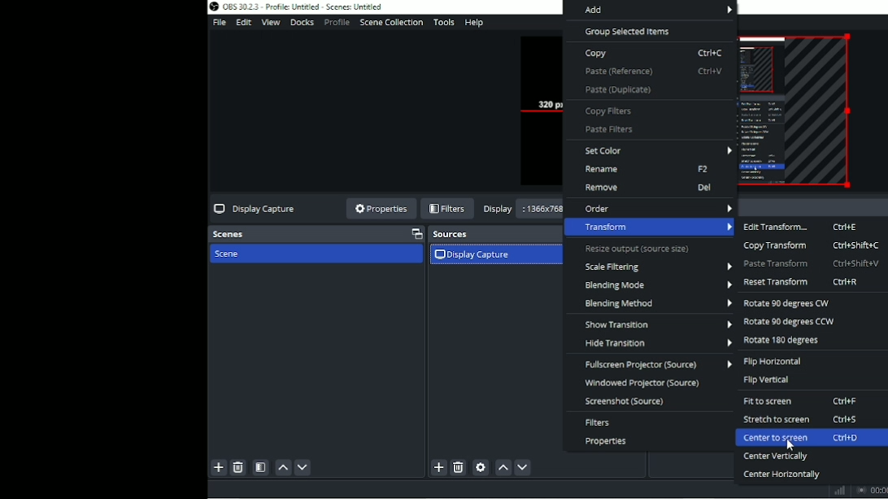 Image resolution: width=888 pixels, height=499 pixels. What do you see at coordinates (812, 245) in the screenshot?
I see `Copy transform` at bounding box center [812, 245].